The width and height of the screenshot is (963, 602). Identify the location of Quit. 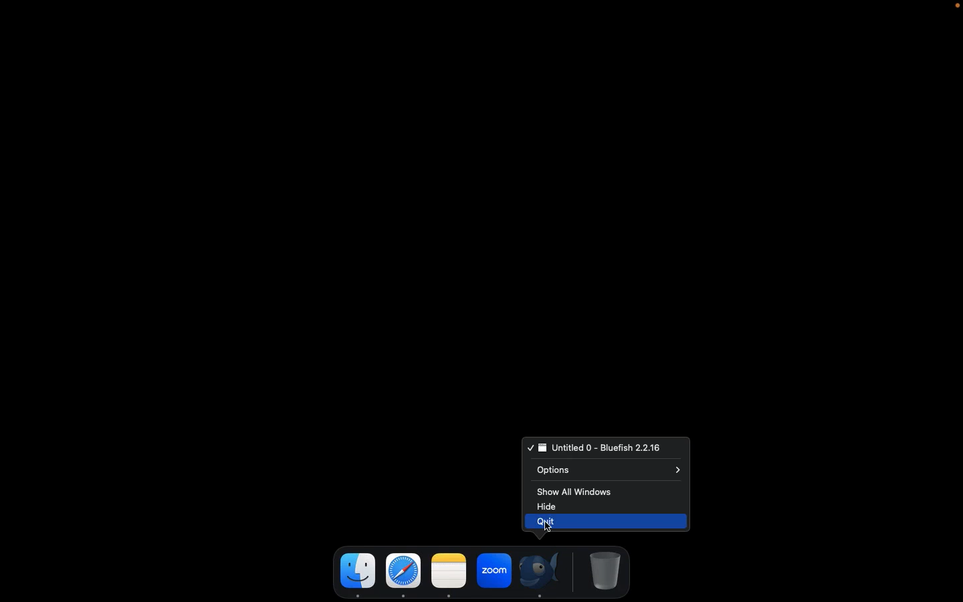
(593, 522).